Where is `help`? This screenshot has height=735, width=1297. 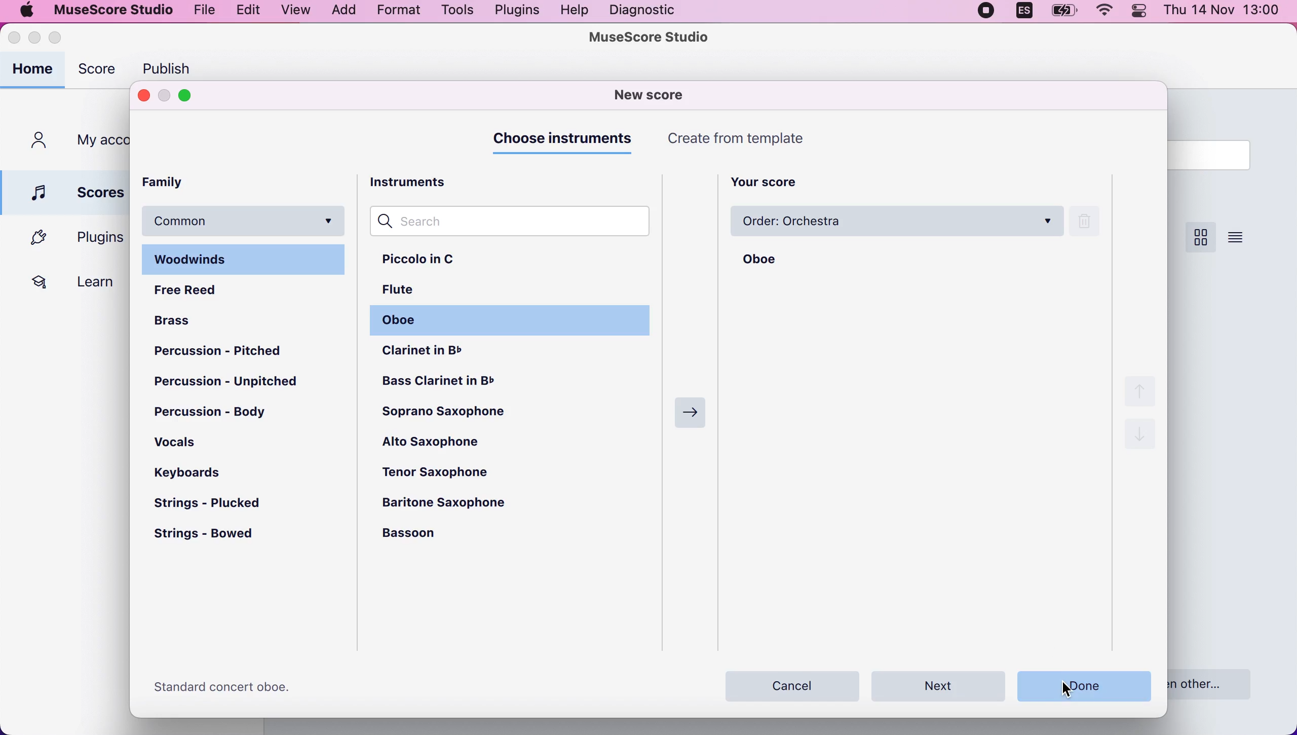 help is located at coordinates (576, 11).